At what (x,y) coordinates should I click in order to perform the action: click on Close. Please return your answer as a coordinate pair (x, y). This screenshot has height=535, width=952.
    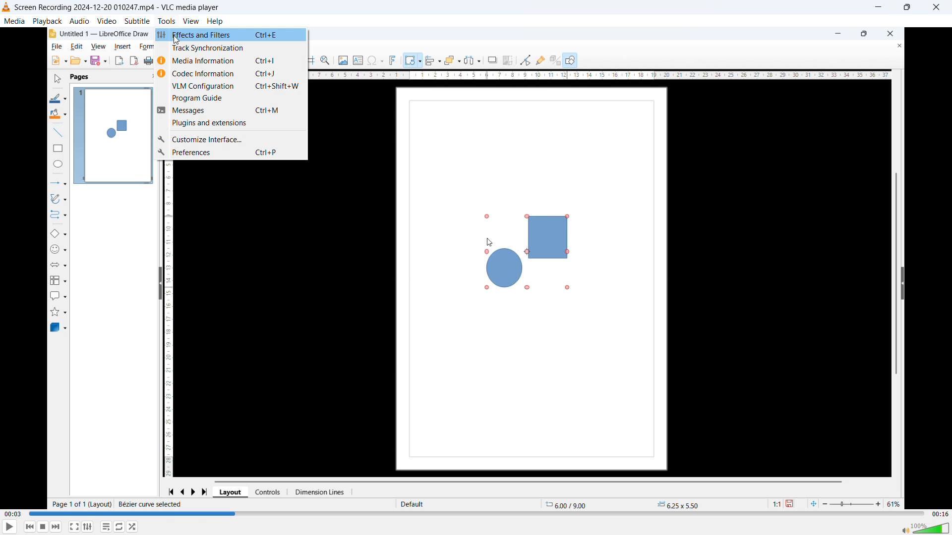
    Looking at the image, I should click on (938, 7).